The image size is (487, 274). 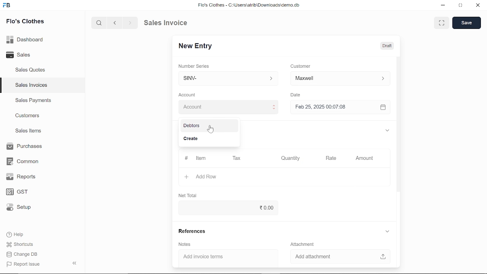 I want to click on close, so click(x=477, y=5).